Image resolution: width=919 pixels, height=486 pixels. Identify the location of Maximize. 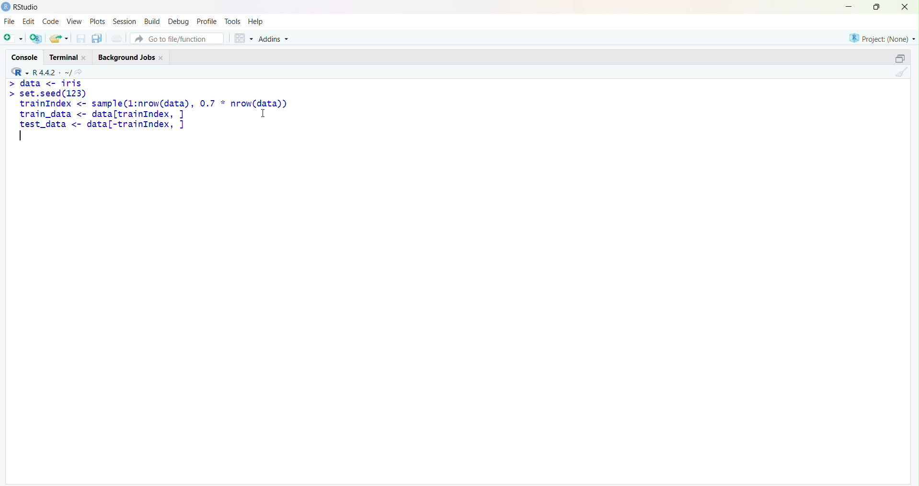
(876, 7).